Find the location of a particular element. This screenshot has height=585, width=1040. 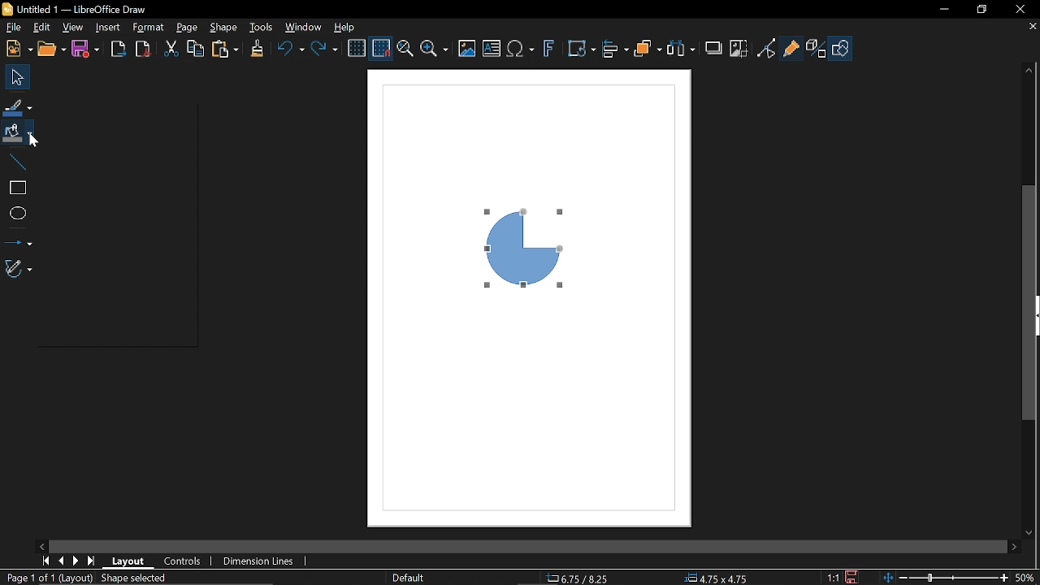

Quarter circle (Current diagram) is located at coordinates (533, 244).